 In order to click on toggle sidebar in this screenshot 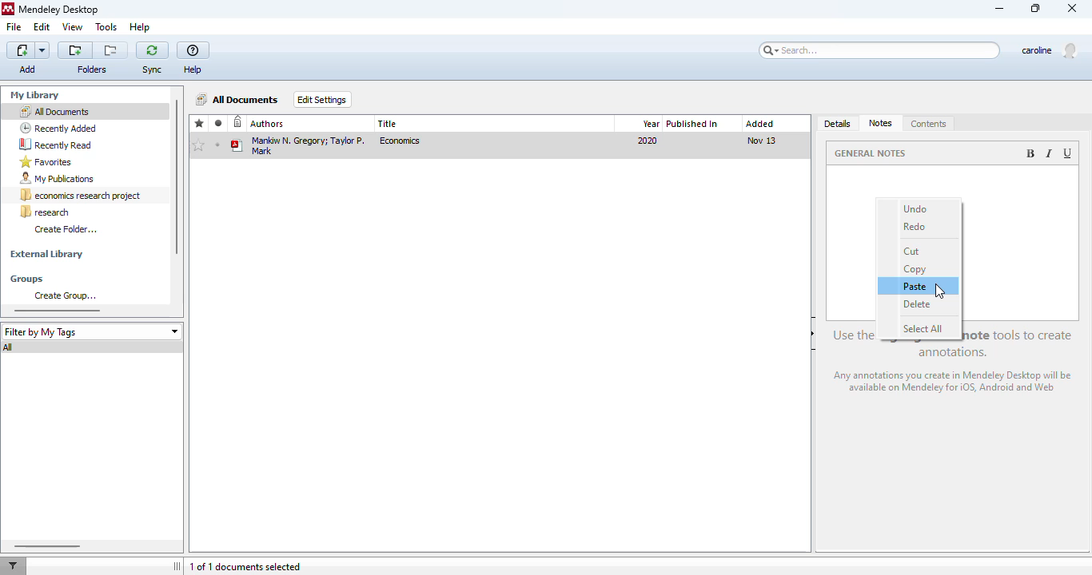, I will do `click(178, 566)`.